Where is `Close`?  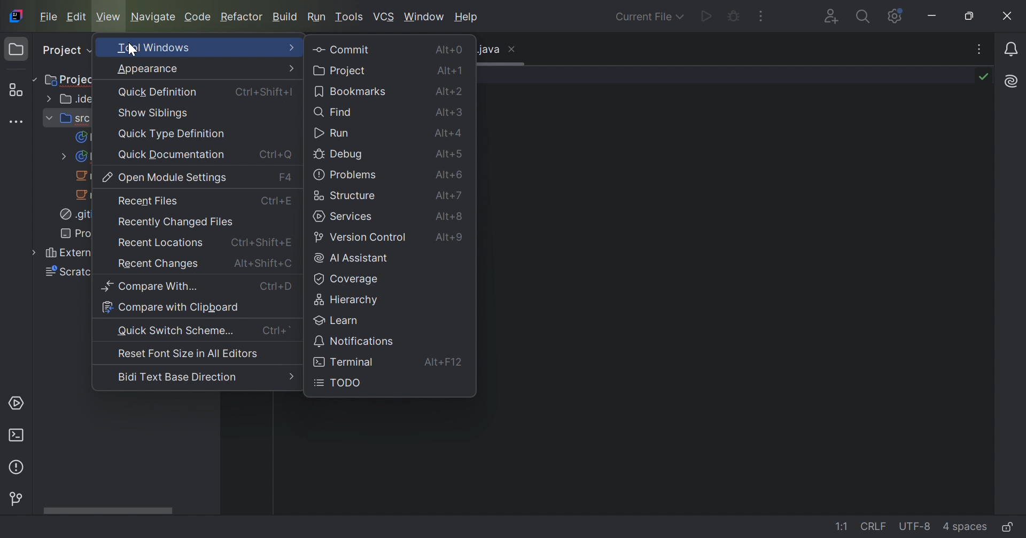 Close is located at coordinates (515, 50).